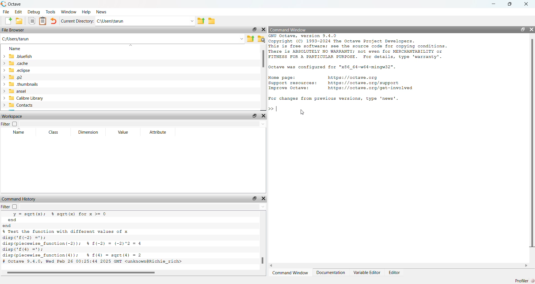 The image size is (535, 284). Describe the element at coordinates (6, 11) in the screenshot. I see `File` at that location.